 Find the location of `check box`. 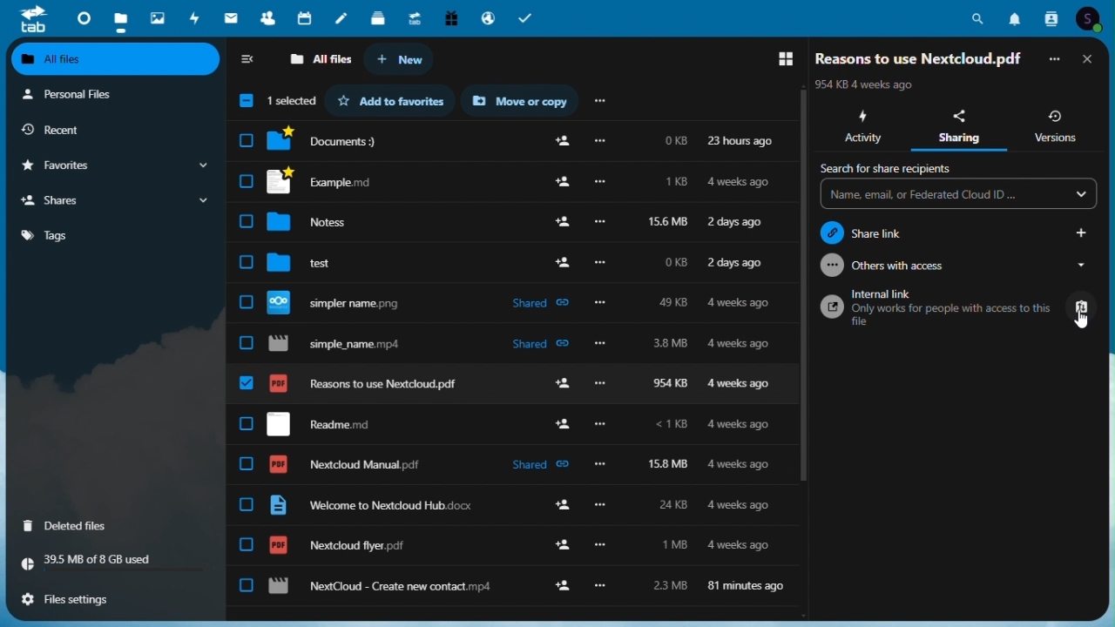

check box is located at coordinates (247, 263).